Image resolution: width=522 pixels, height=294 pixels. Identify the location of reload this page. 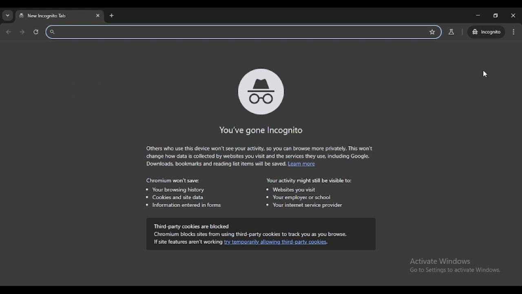
(36, 32).